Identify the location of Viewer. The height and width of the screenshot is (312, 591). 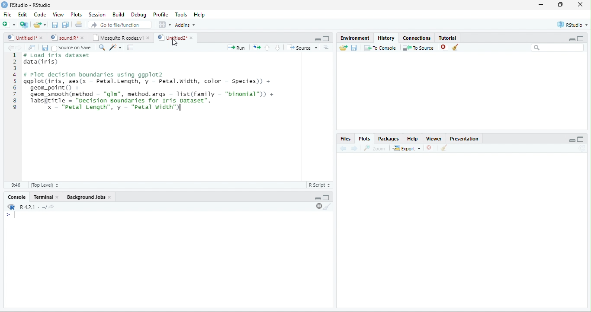
(434, 139).